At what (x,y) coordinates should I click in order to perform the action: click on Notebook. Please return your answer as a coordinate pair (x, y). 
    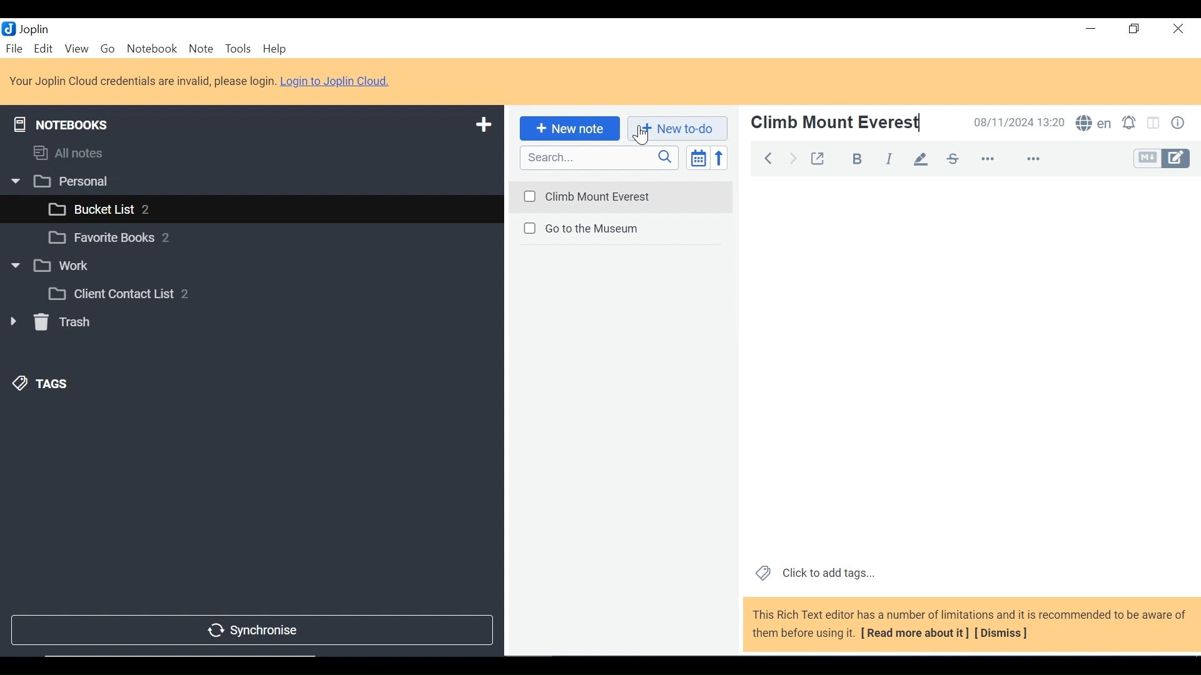
    Looking at the image, I should click on (151, 49).